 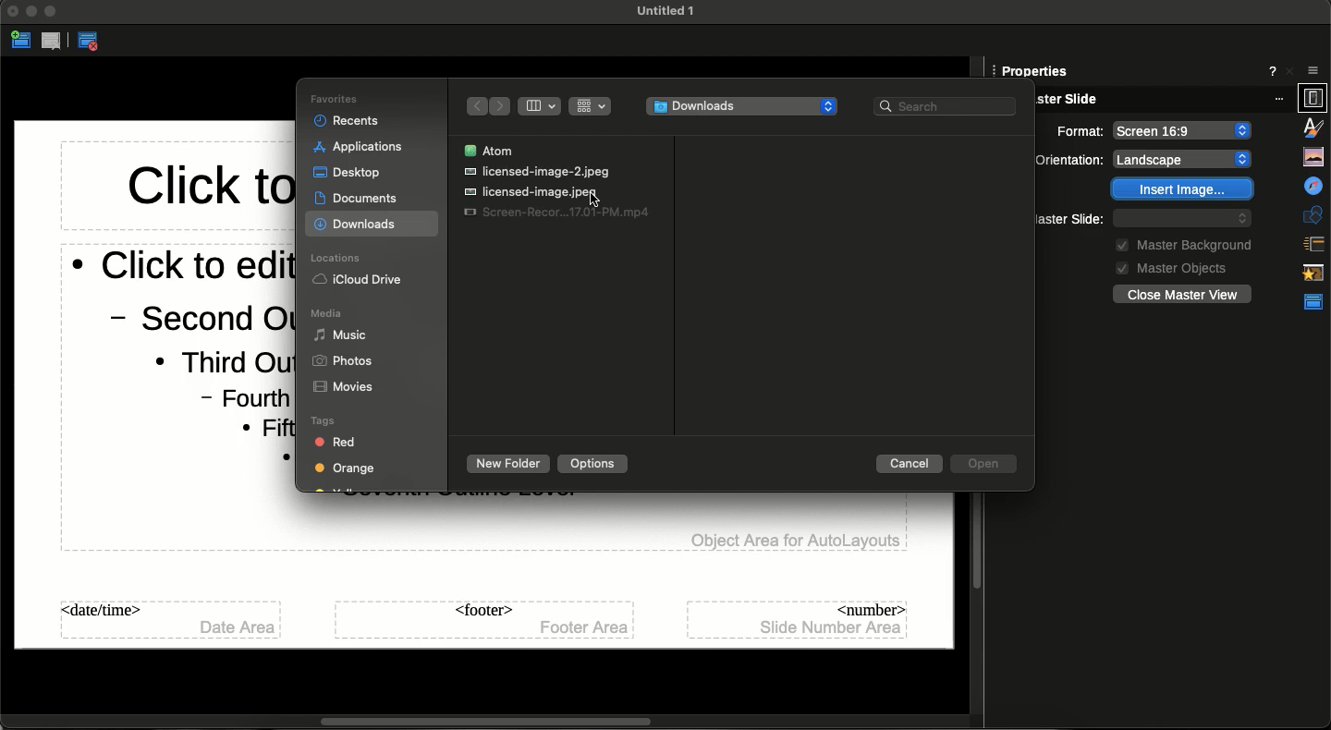 What do you see at coordinates (355, 226) in the screenshot?
I see `Downloads` at bounding box center [355, 226].